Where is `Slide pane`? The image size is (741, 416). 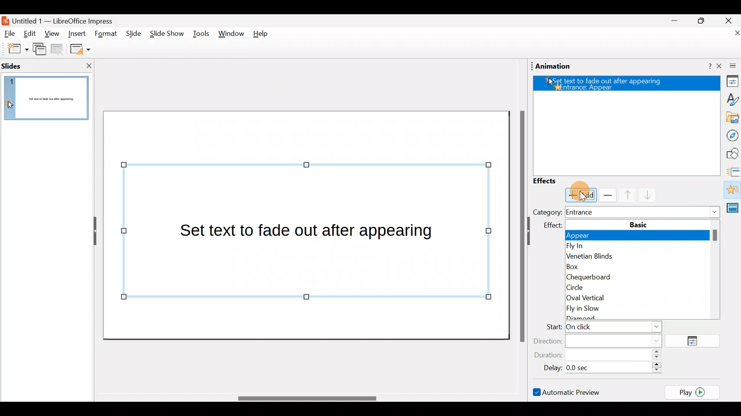 Slide pane is located at coordinates (48, 102).